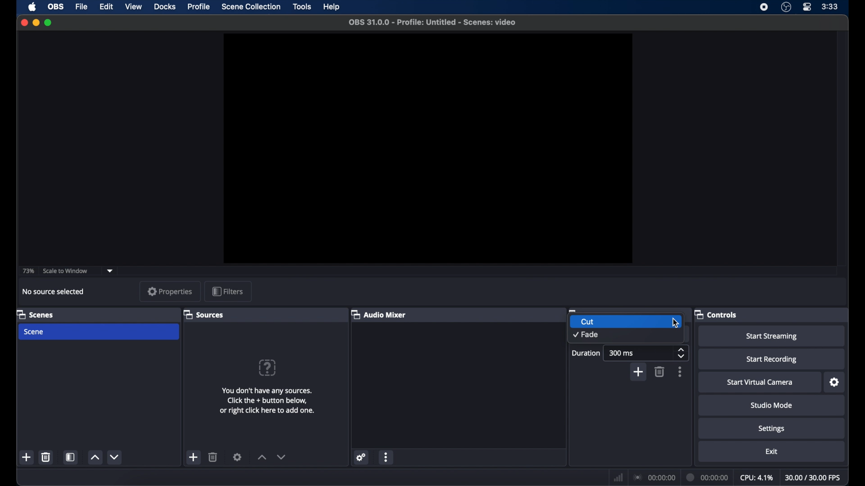  I want to click on audio mixer, so click(378, 314).